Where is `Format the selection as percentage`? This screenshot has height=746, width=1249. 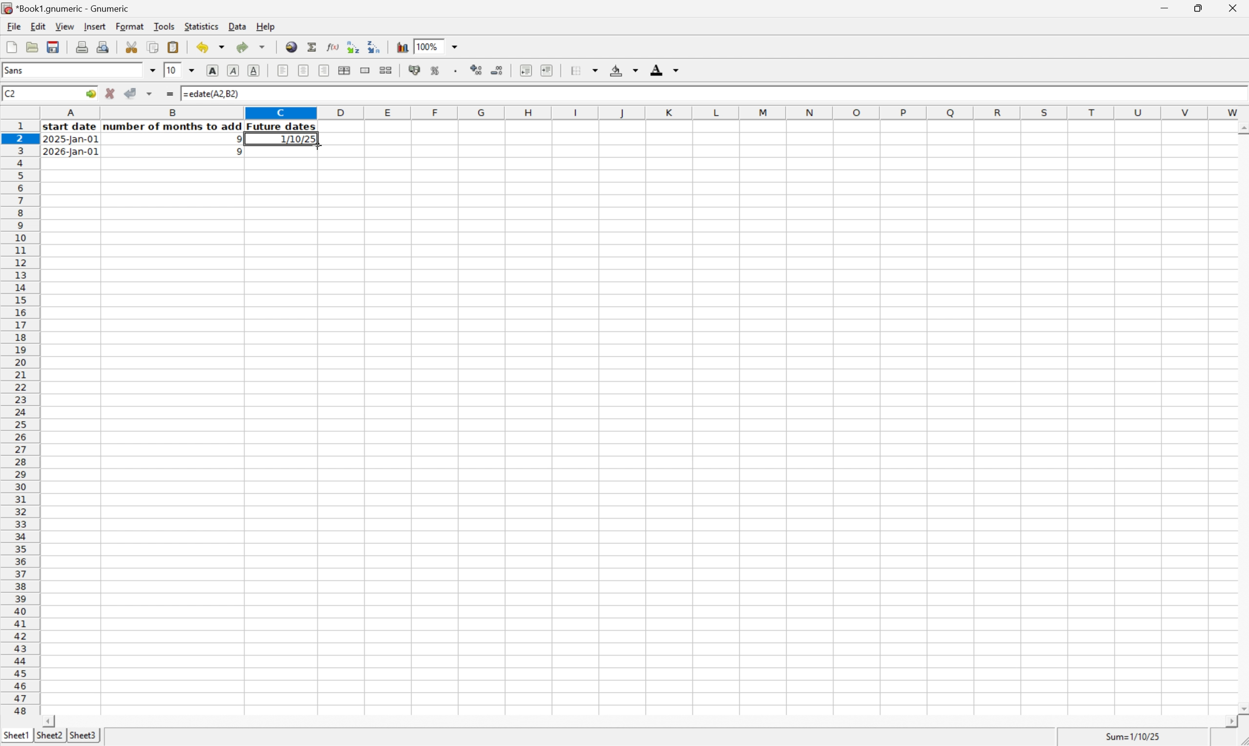
Format the selection as percentage is located at coordinates (436, 72).